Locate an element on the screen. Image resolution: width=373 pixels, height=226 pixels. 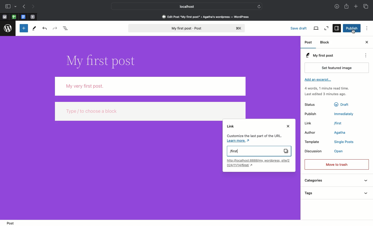
Toggle blocker is located at coordinates (24, 28).